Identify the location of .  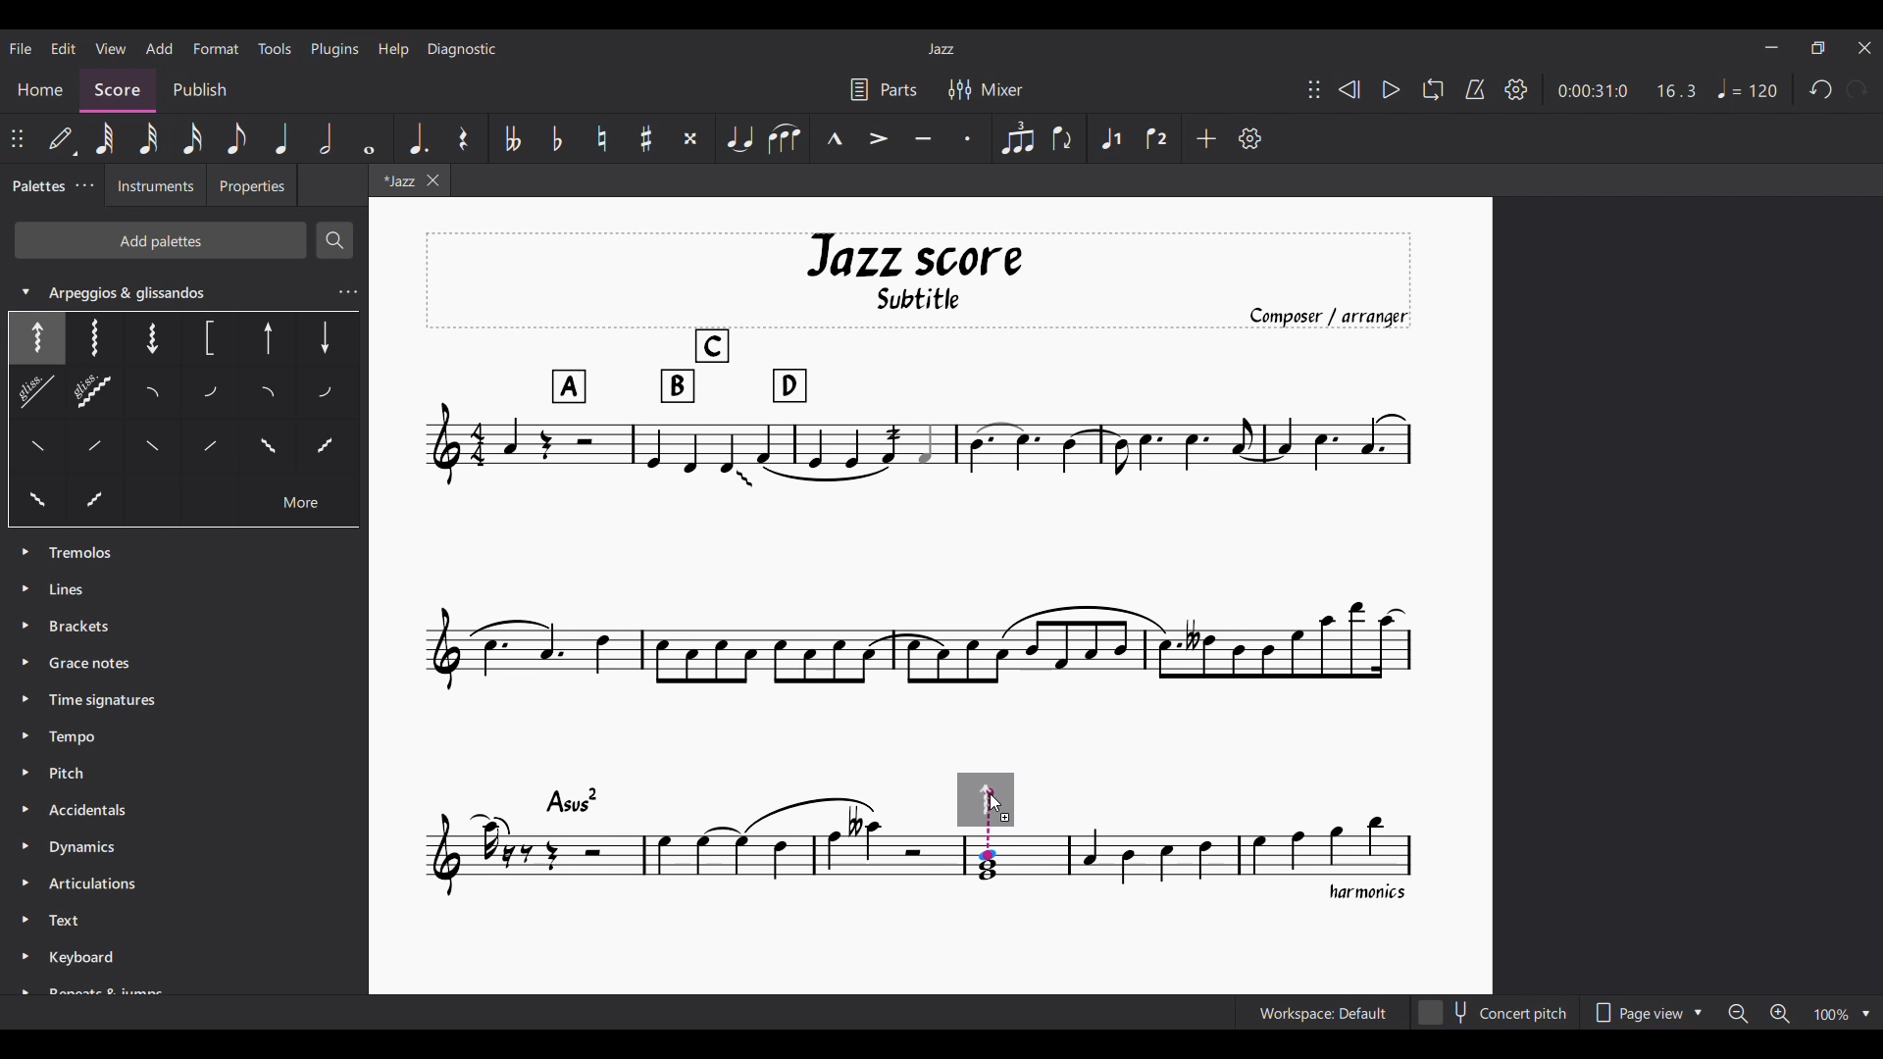
(87, 337).